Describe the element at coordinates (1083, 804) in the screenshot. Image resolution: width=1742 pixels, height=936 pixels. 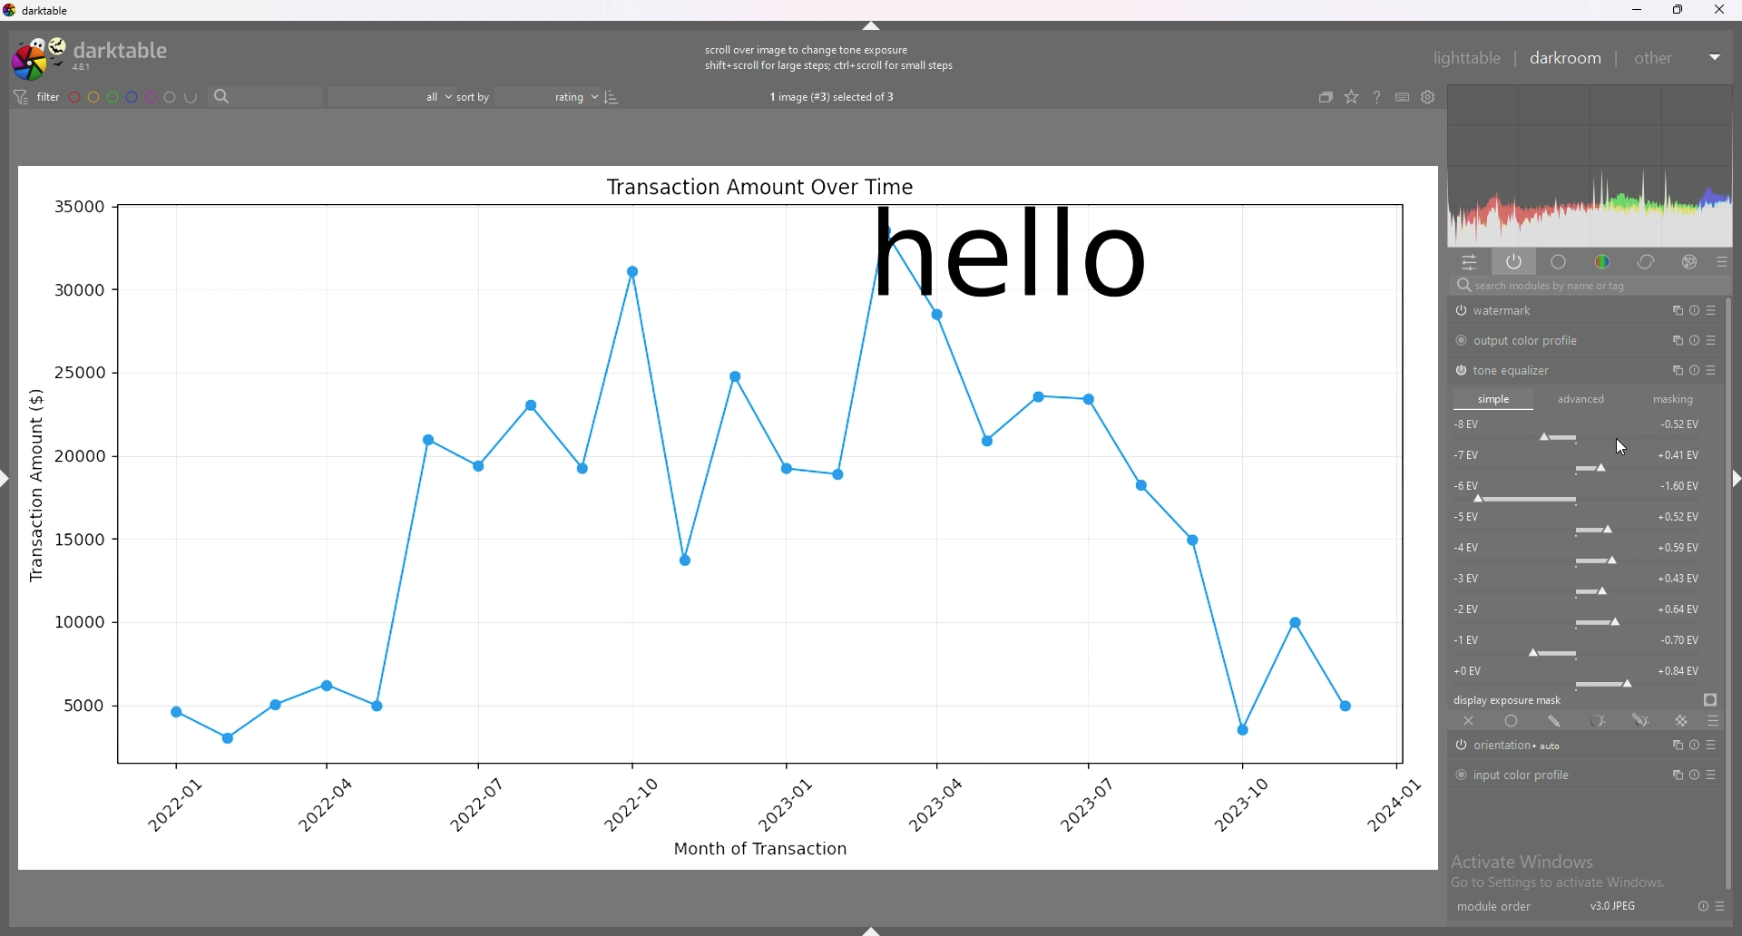
I see `2023-07` at that location.